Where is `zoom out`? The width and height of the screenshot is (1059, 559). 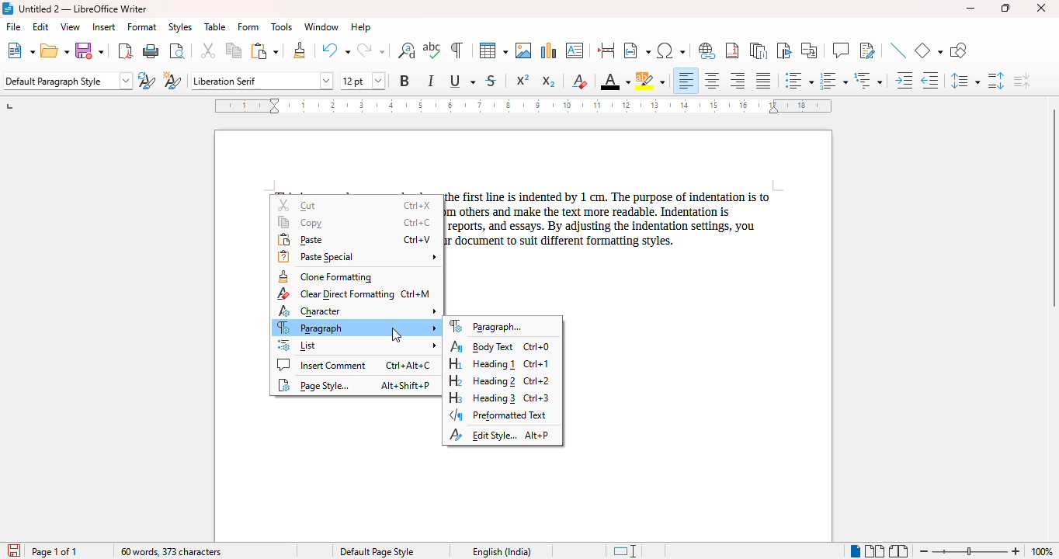 zoom out is located at coordinates (924, 551).